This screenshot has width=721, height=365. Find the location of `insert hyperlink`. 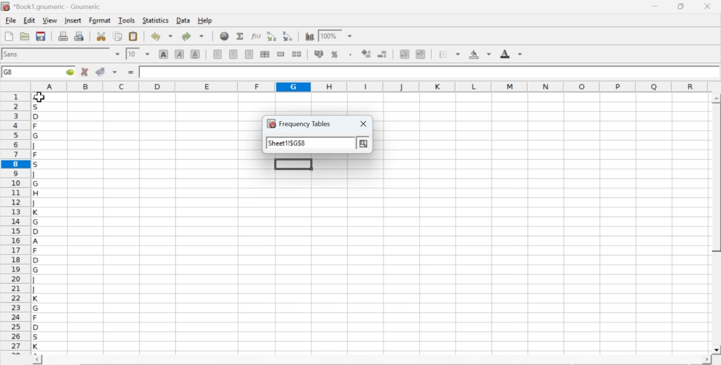

insert hyperlink is located at coordinates (225, 36).